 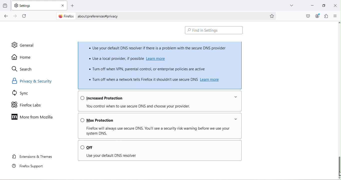 What do you see at coordinates (30, 166) in the screenshot?
I see `Firefox support` at bounding box center [30, 166].